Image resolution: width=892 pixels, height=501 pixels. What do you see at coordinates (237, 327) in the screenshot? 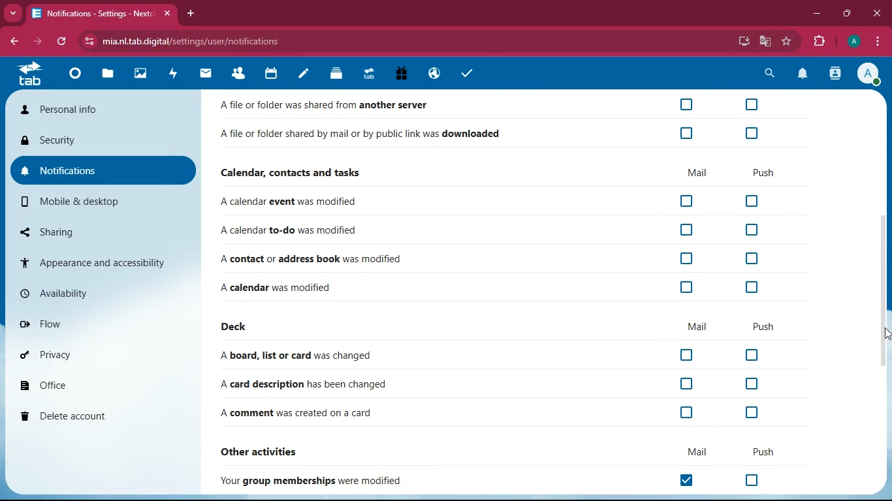
I see `deck` at bounding box center [237, 327].